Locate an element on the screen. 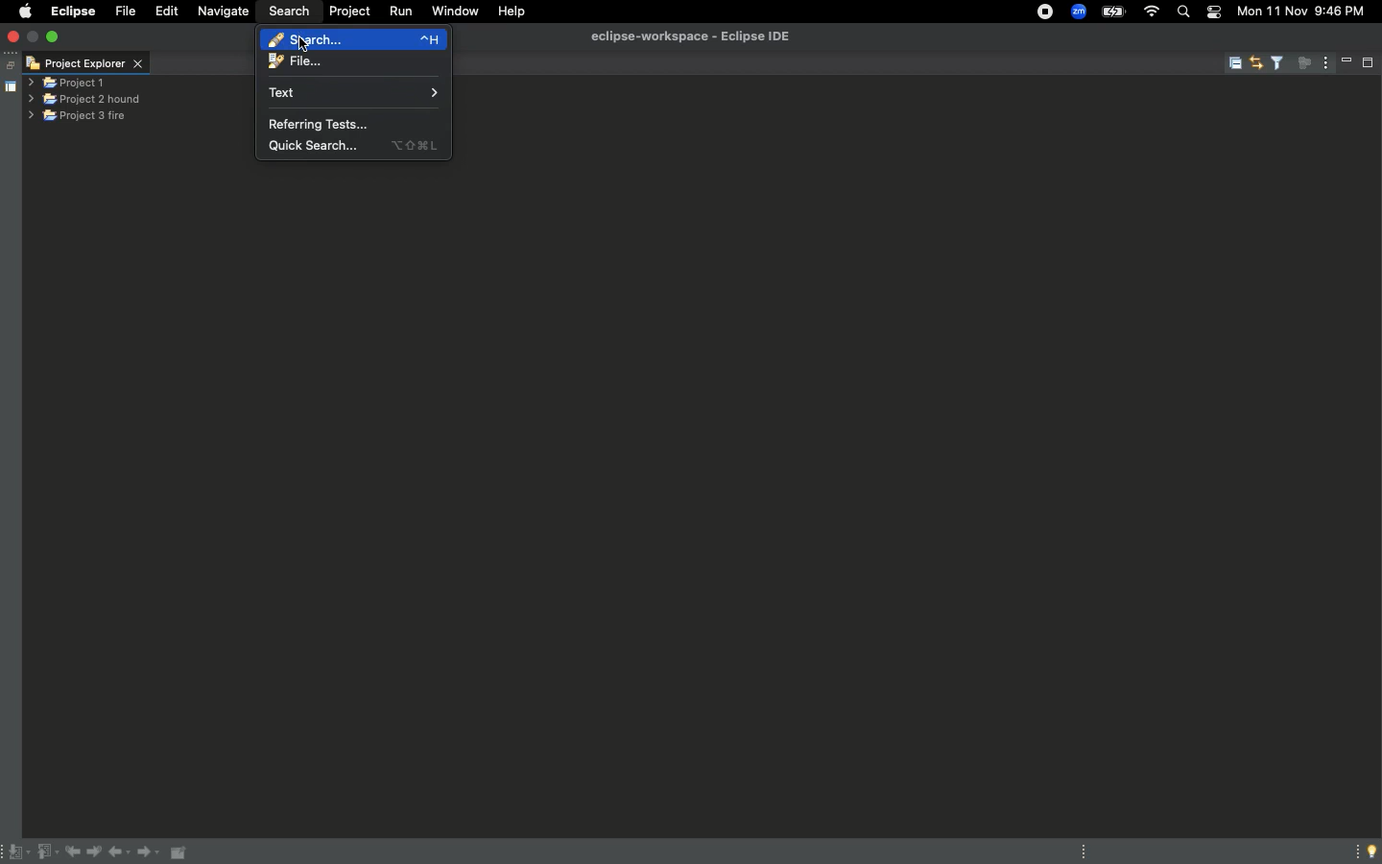  View menu is located at coordinates (1323, 64).